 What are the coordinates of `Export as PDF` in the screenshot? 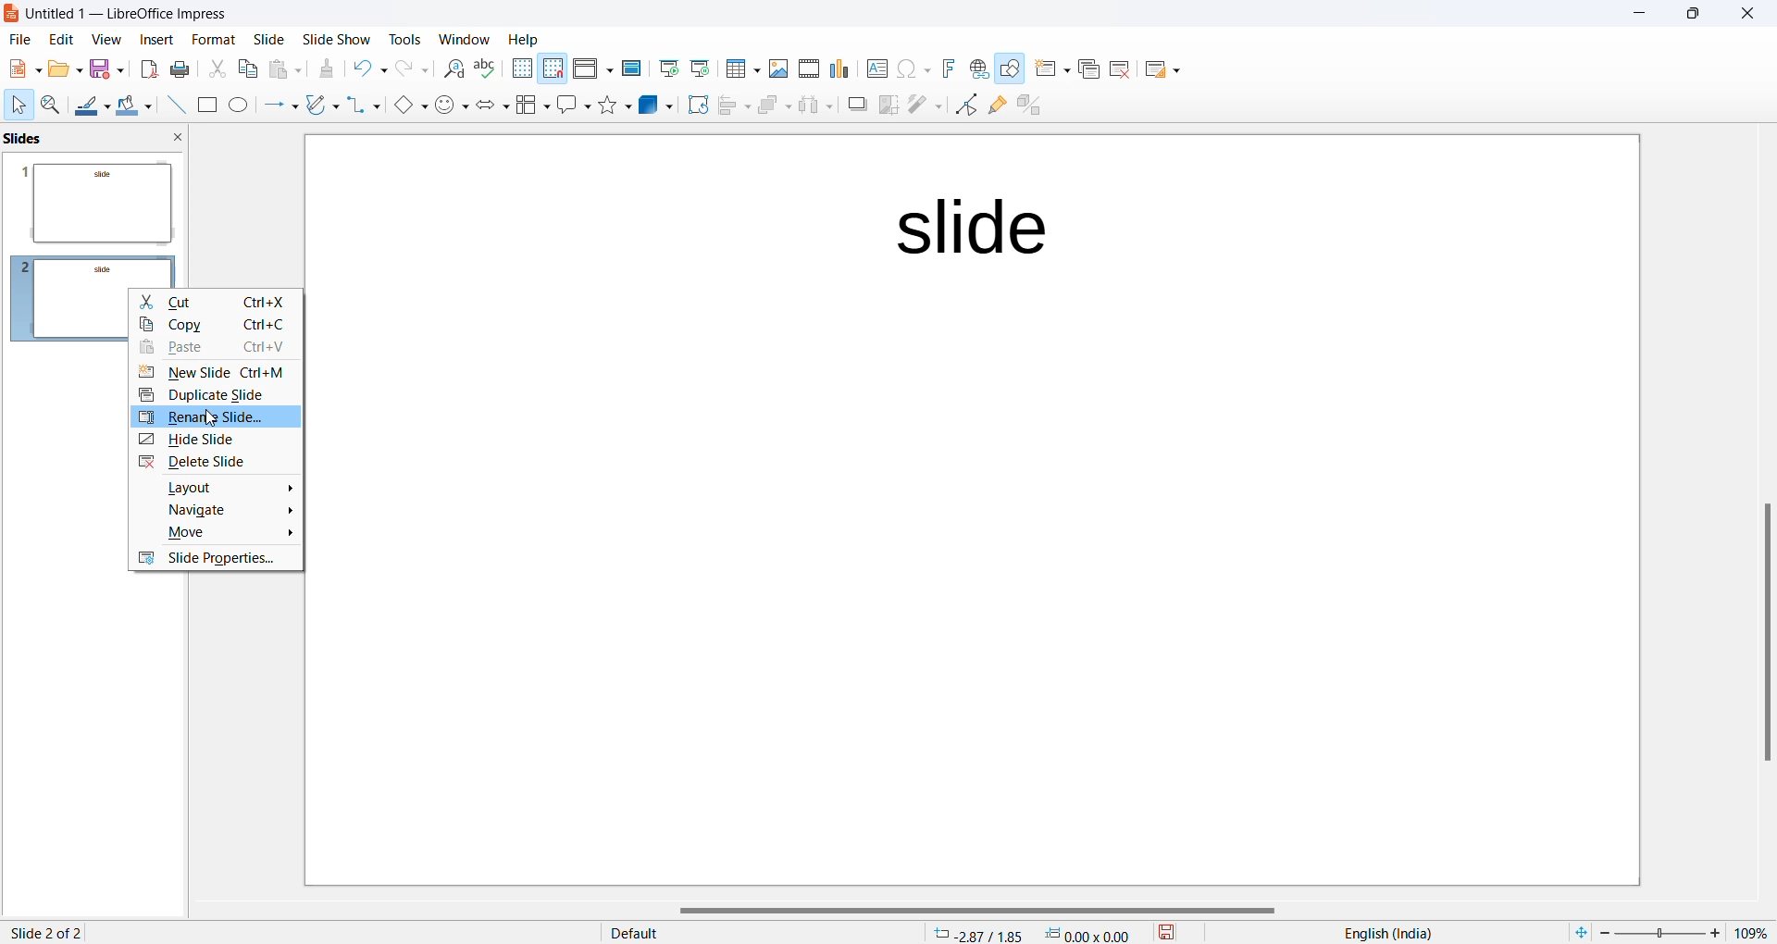 It's located at (146, 69).